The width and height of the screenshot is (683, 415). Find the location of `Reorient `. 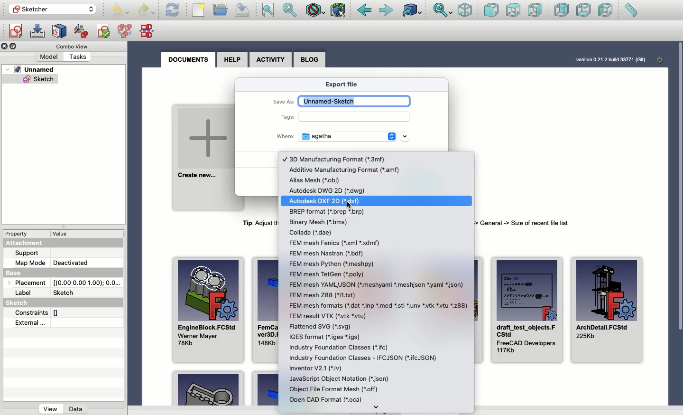

Reorient  is located at coordinates (81, 30).